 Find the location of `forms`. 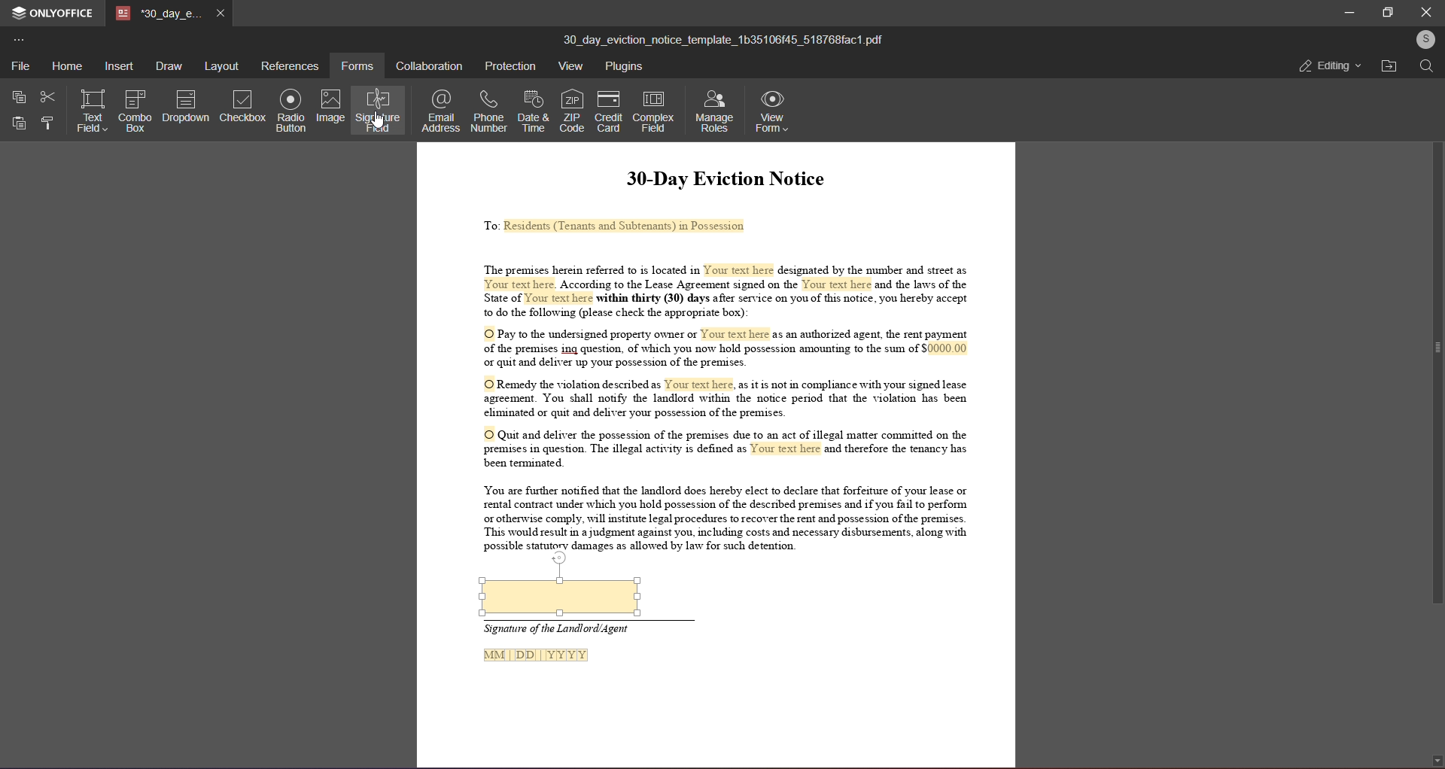

forms is located at coordinates (359, 64).